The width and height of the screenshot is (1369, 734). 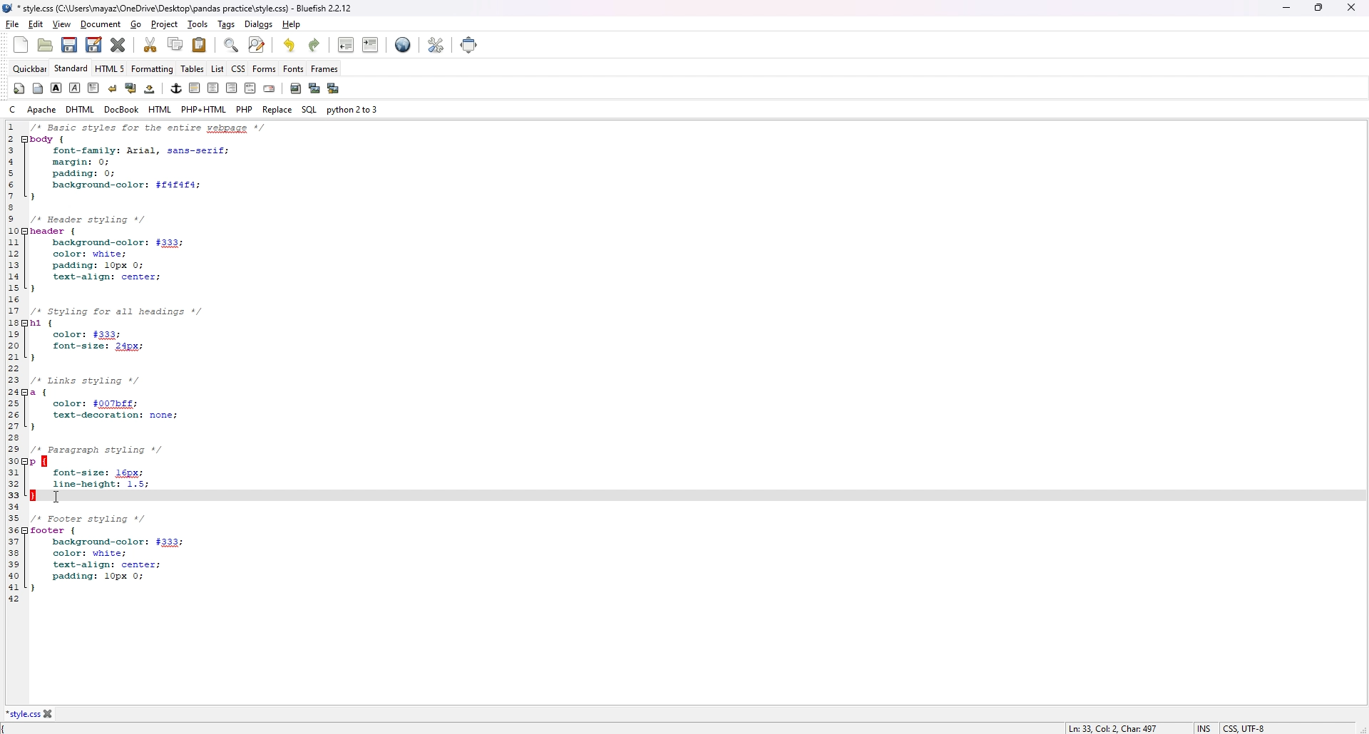 What do you see at coordinates (32, 496) in the screenshot?
I see `highlighted }` at bounding box center [32, 496].